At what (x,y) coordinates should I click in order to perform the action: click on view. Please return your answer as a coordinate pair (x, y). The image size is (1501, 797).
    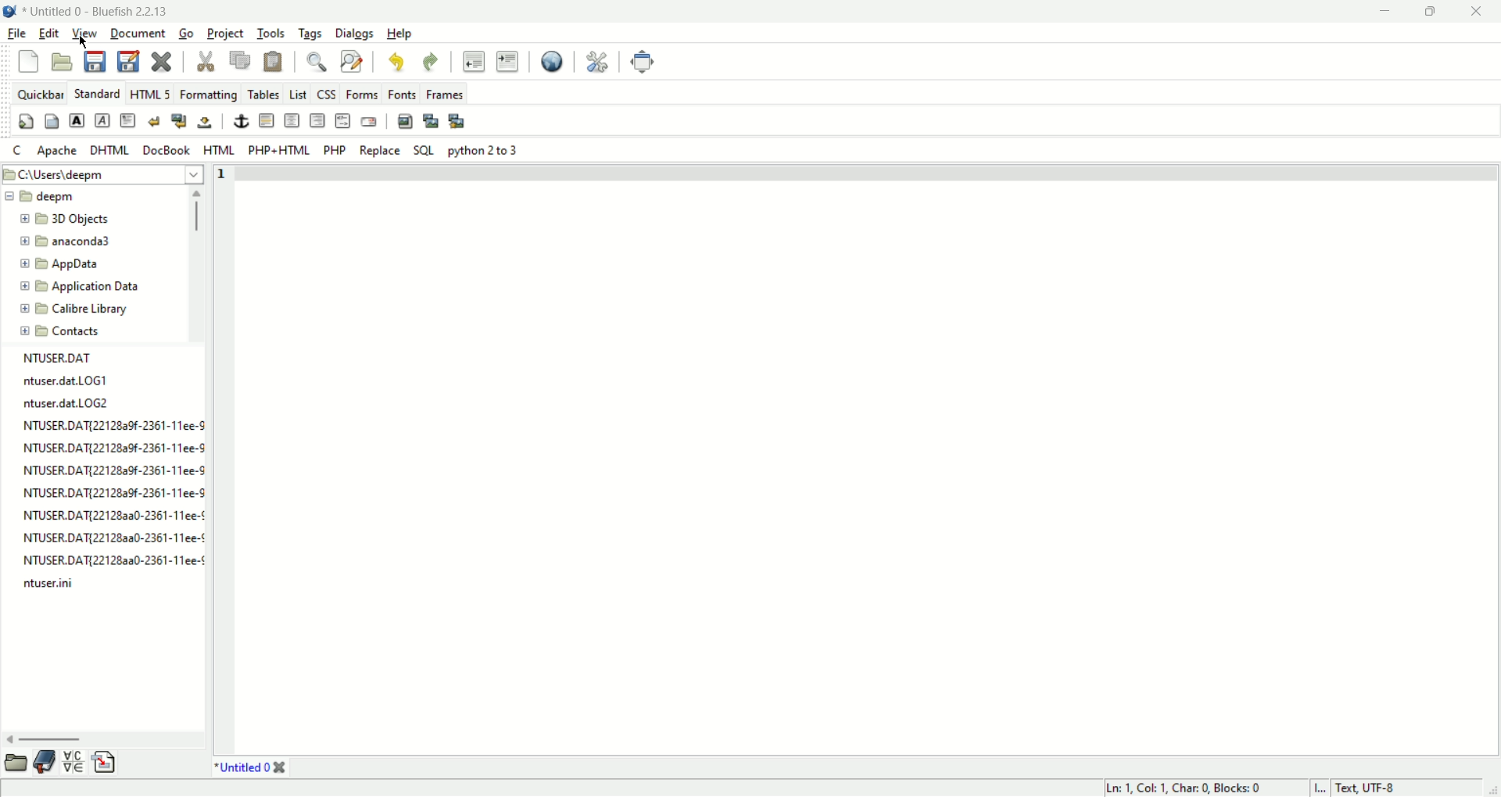
    Looking at the image, I should click on (85, 34).